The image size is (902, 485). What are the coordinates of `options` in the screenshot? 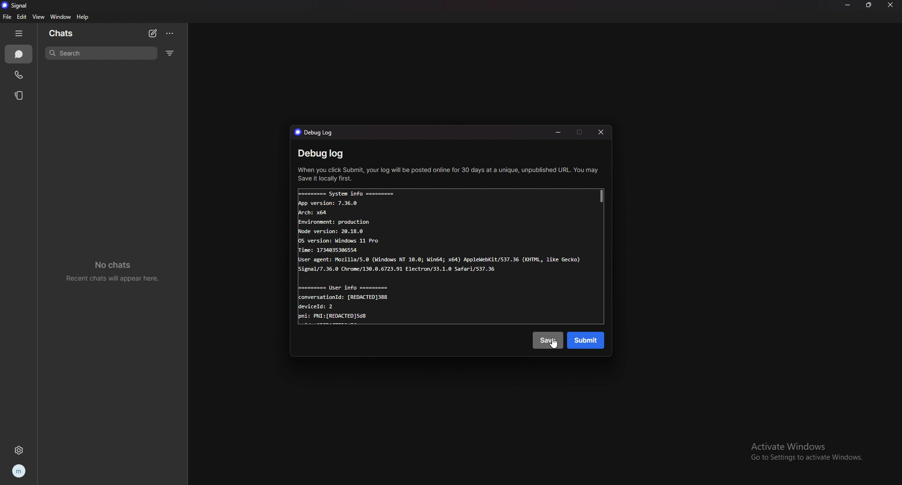 It's located at (170, 33).